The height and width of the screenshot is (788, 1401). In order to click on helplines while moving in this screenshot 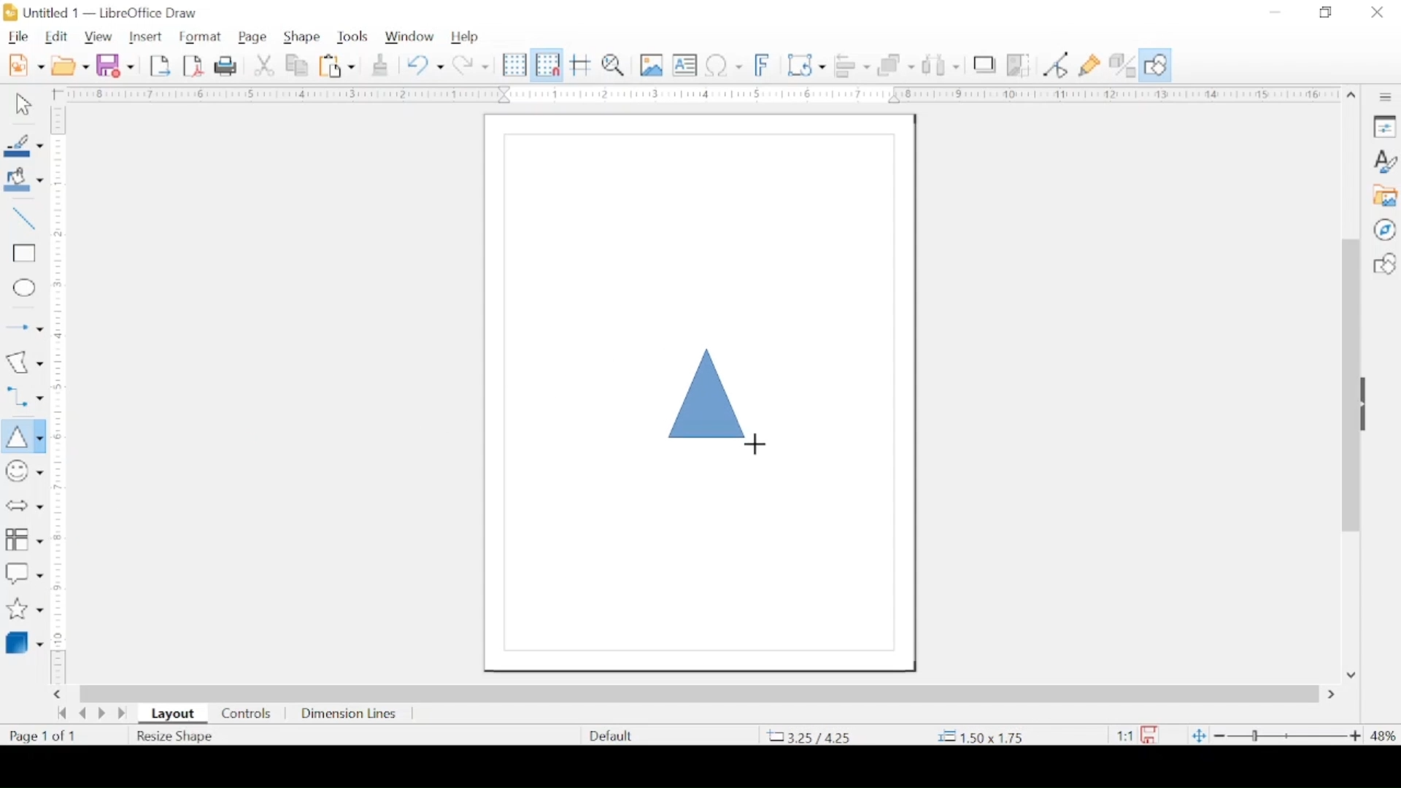, I will do `click(582, 65)`.